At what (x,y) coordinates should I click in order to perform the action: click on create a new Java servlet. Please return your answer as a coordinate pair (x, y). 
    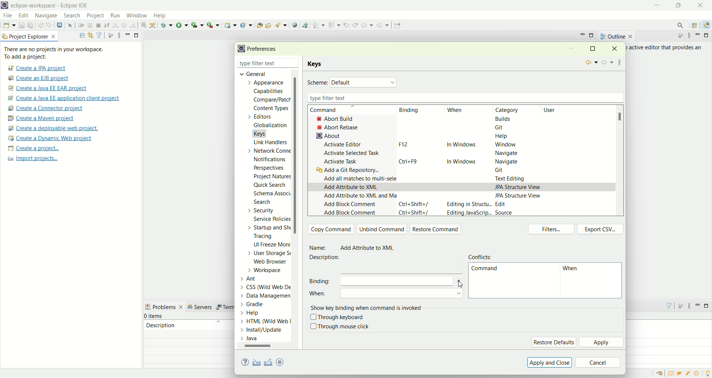
    Looking at the image, I should click on (248, 25).